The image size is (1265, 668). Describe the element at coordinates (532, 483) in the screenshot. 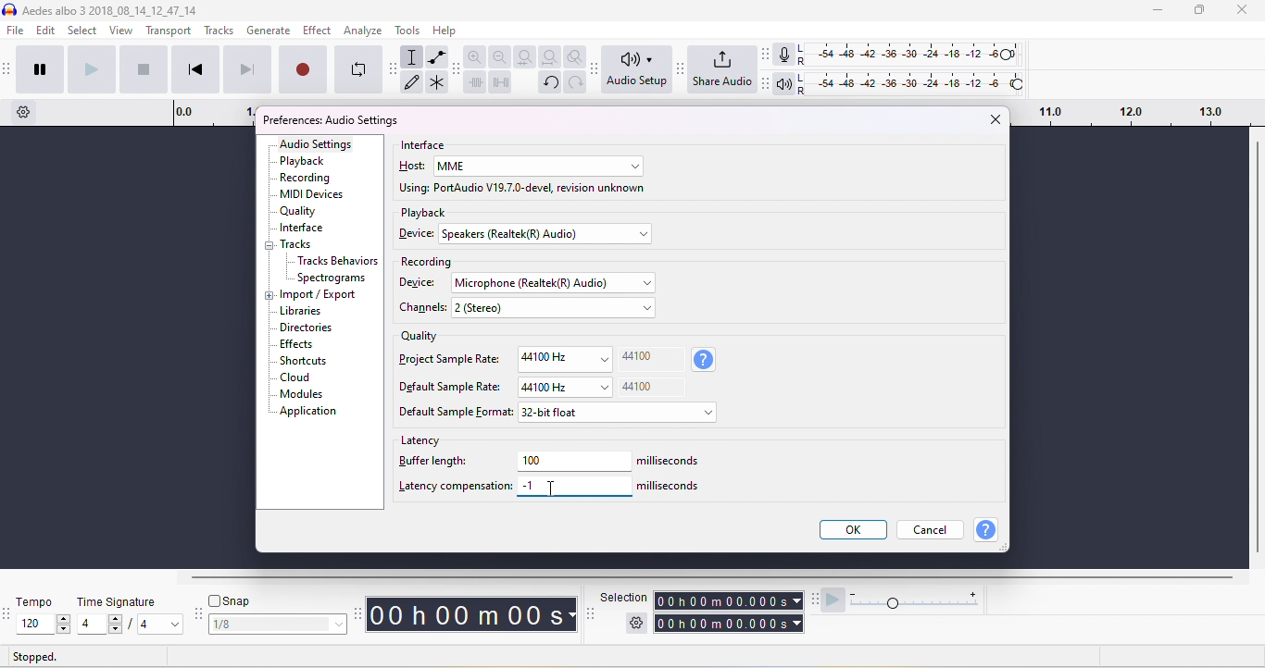

I see `-1` at that location.